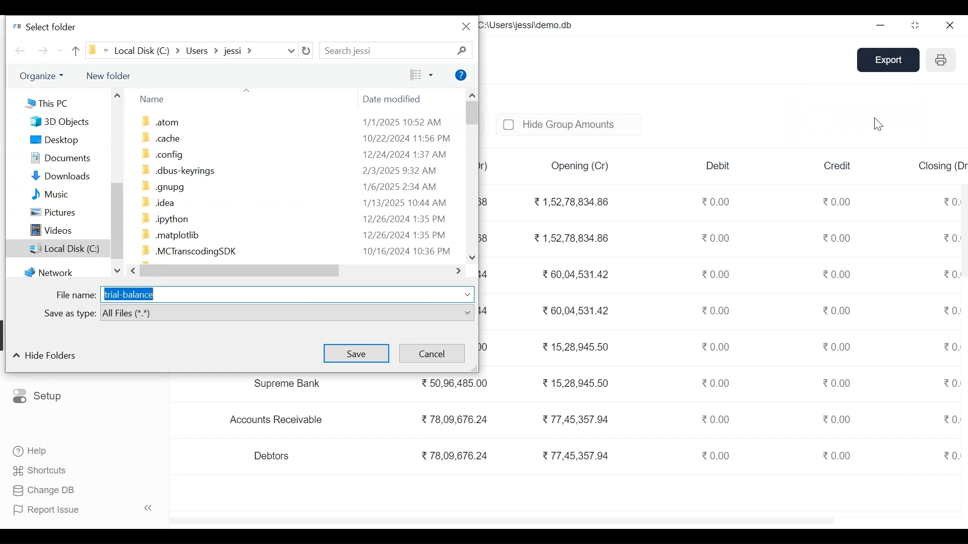 Image resolution: width=968 pixels, height=544 pixels. I want to click on Music, so click(50, 193).